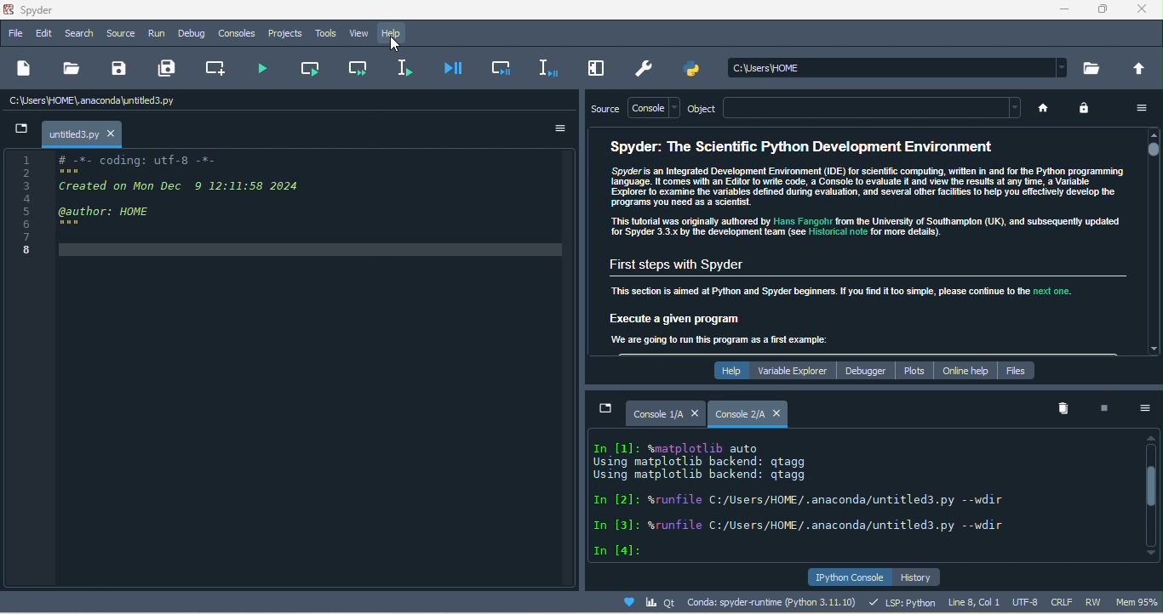  Describe the element at coordinates (831, 496) in the screenshot. I see `text` at that location.